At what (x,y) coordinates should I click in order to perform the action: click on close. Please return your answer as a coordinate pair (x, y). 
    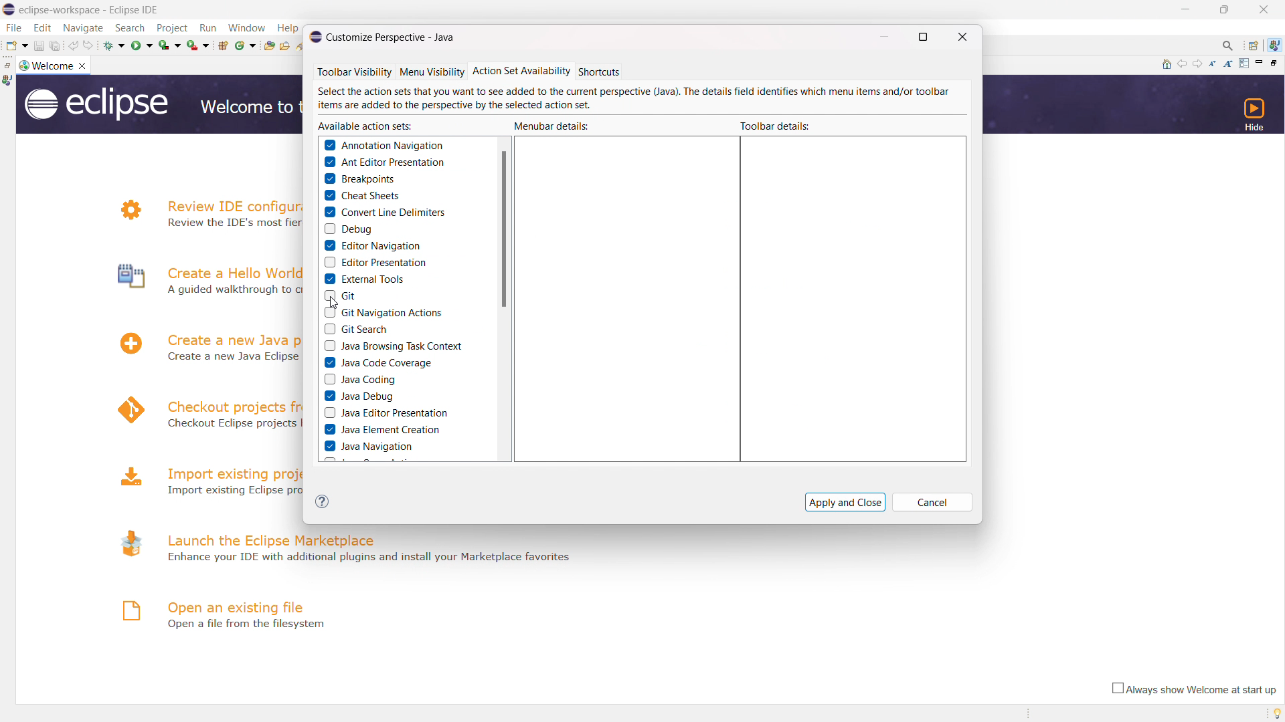
    Looking at the image, I should click on (84, 66).